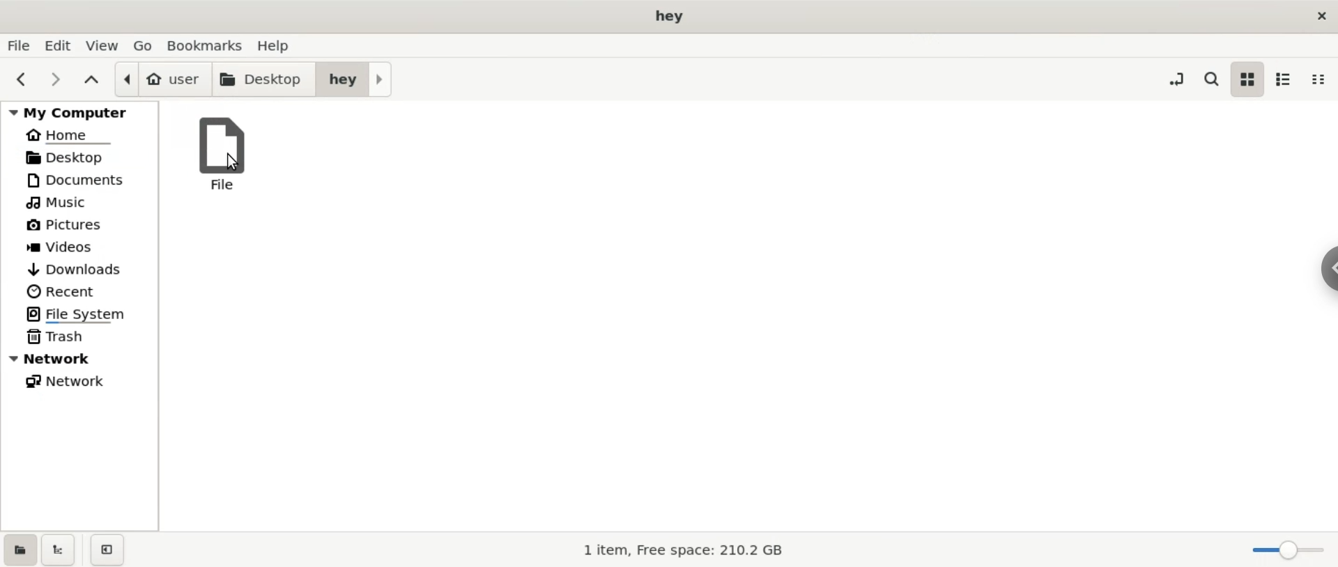  Describe the element at coordinates (667, 18) in the screenshot. I see `hey` at that location.